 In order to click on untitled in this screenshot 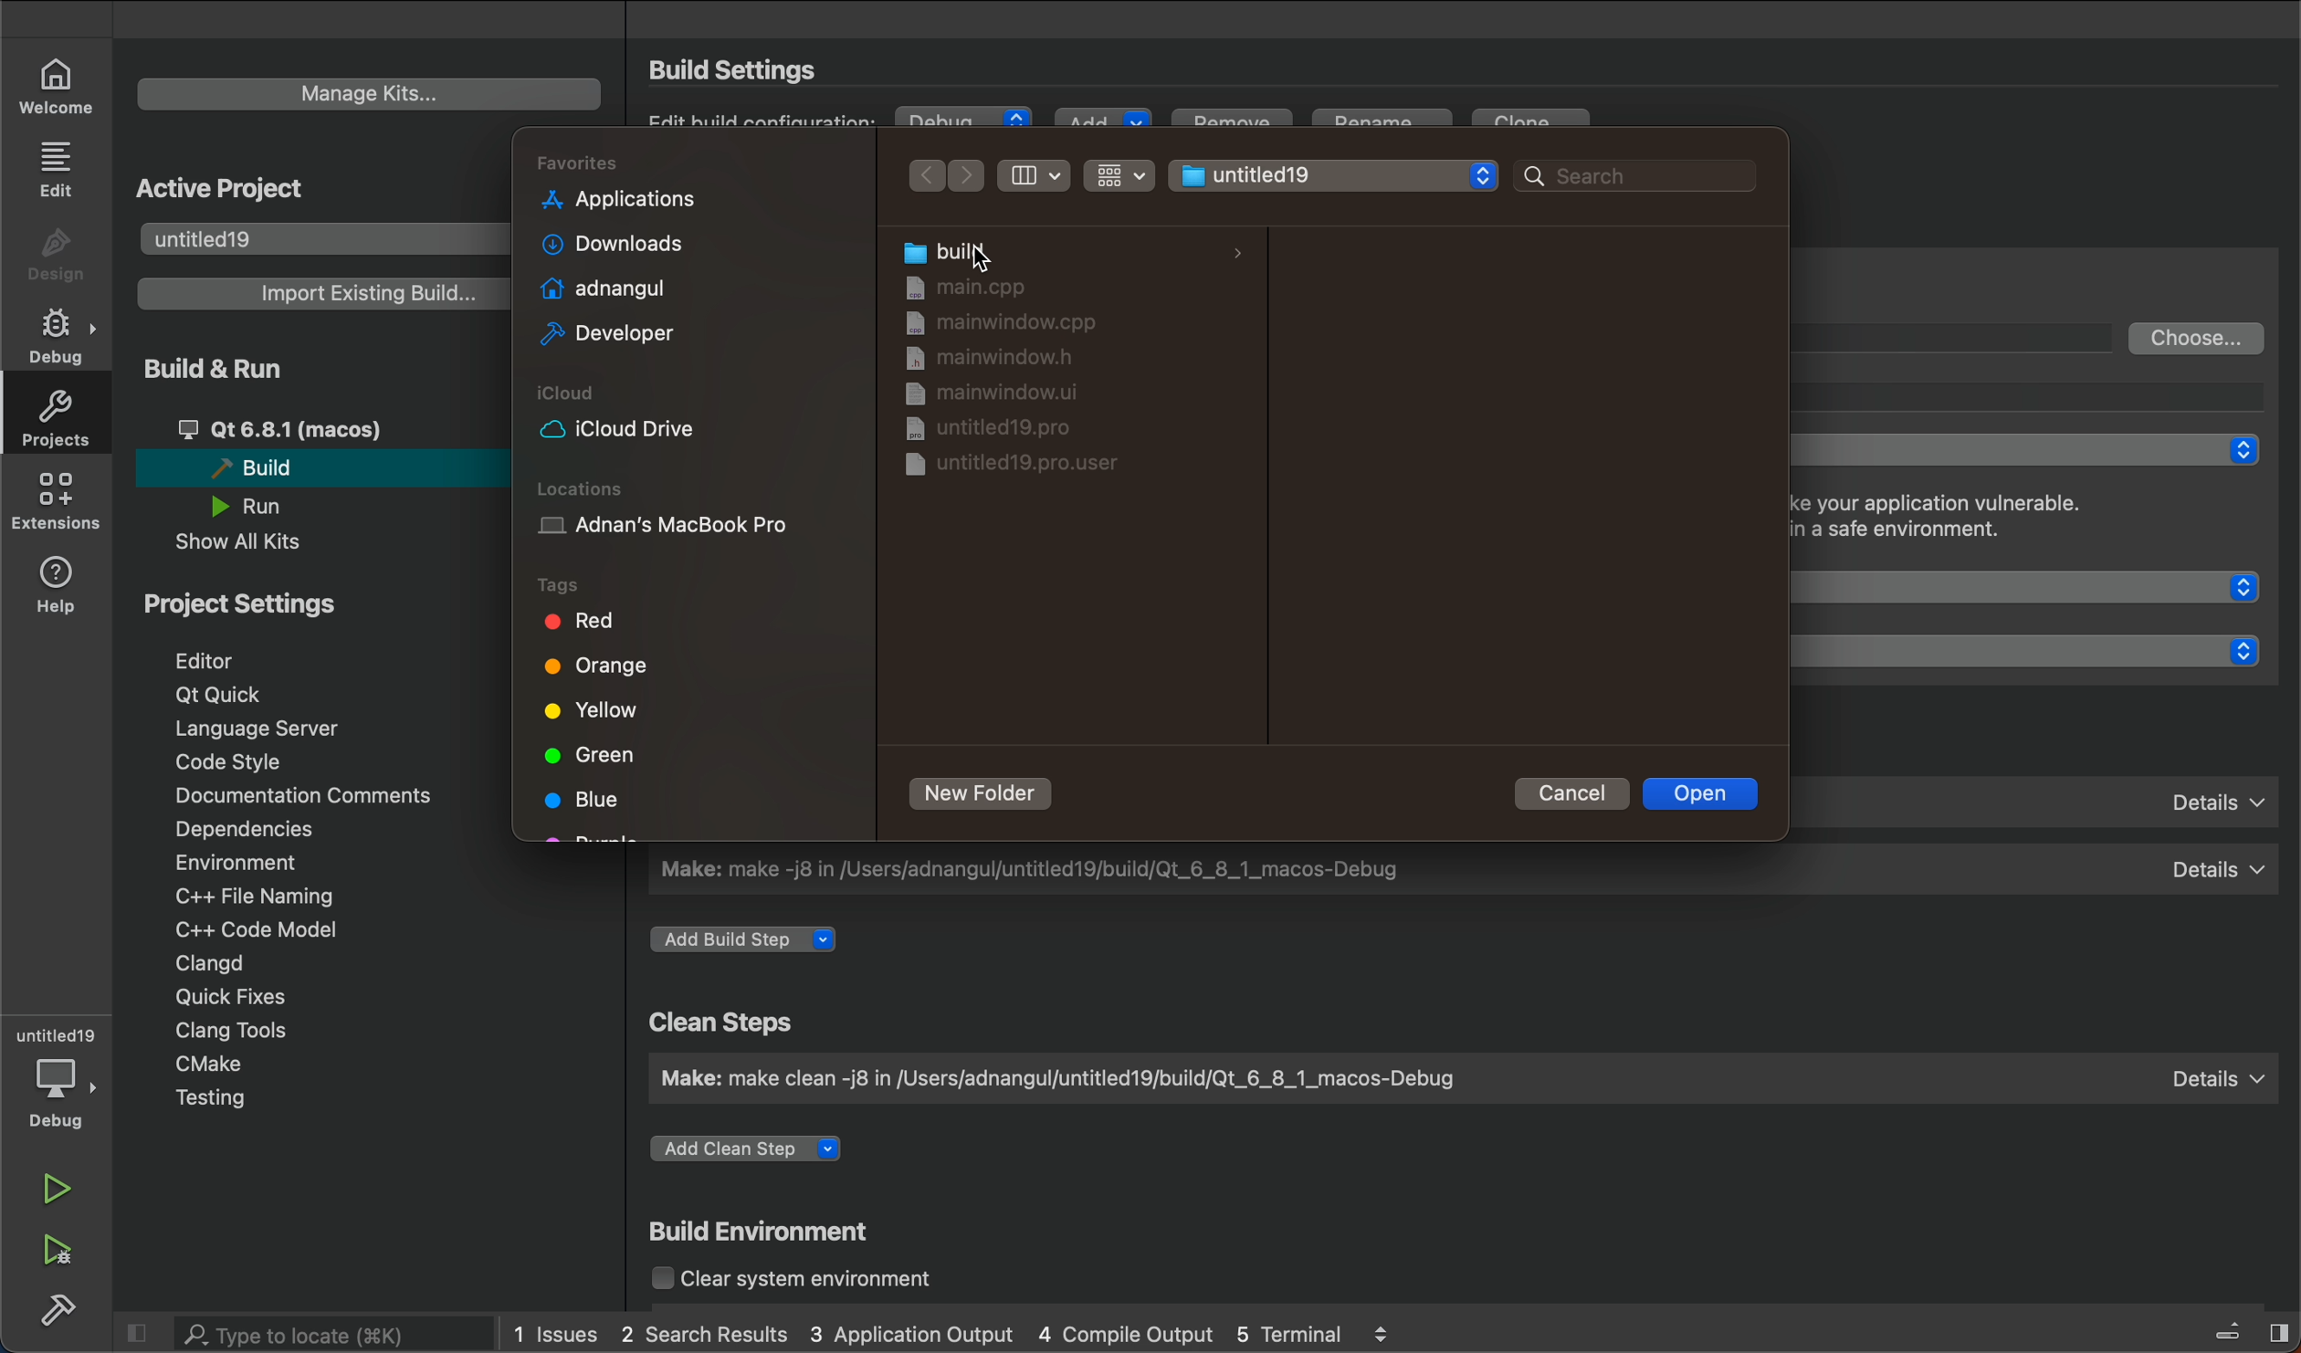, I will do `click(317, 236)`.